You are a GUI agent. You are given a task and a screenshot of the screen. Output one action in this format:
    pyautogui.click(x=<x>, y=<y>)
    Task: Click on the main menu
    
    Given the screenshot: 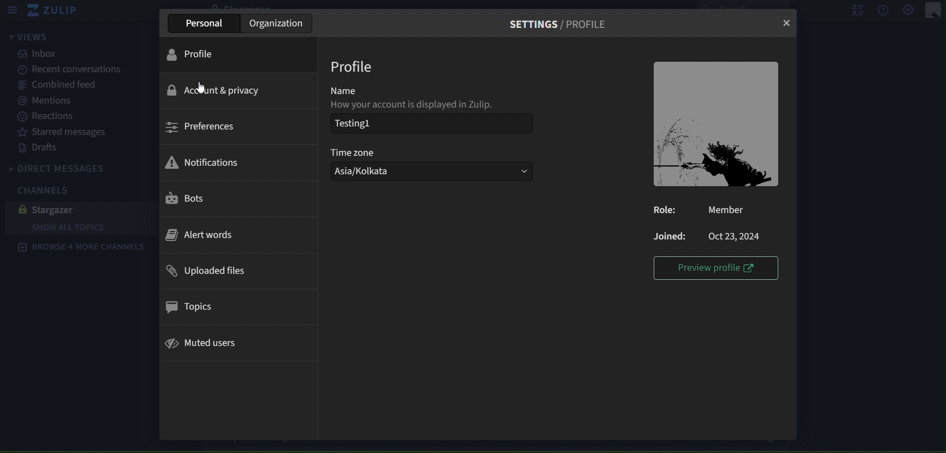 What is the action you would take?
    pyautogui.click(x=909, y=11)
    